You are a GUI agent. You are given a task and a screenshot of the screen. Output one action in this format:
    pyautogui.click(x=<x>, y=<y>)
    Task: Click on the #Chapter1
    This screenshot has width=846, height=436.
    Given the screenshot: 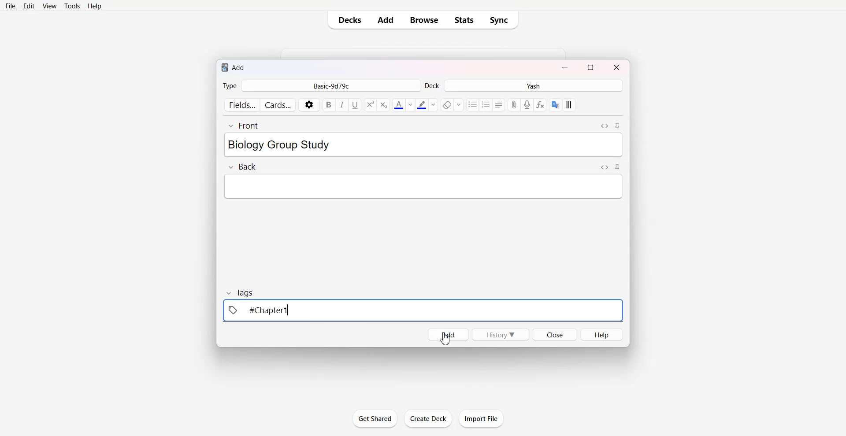 What is the action you would take?
    pyautogui.click(x=260, y=310)
    